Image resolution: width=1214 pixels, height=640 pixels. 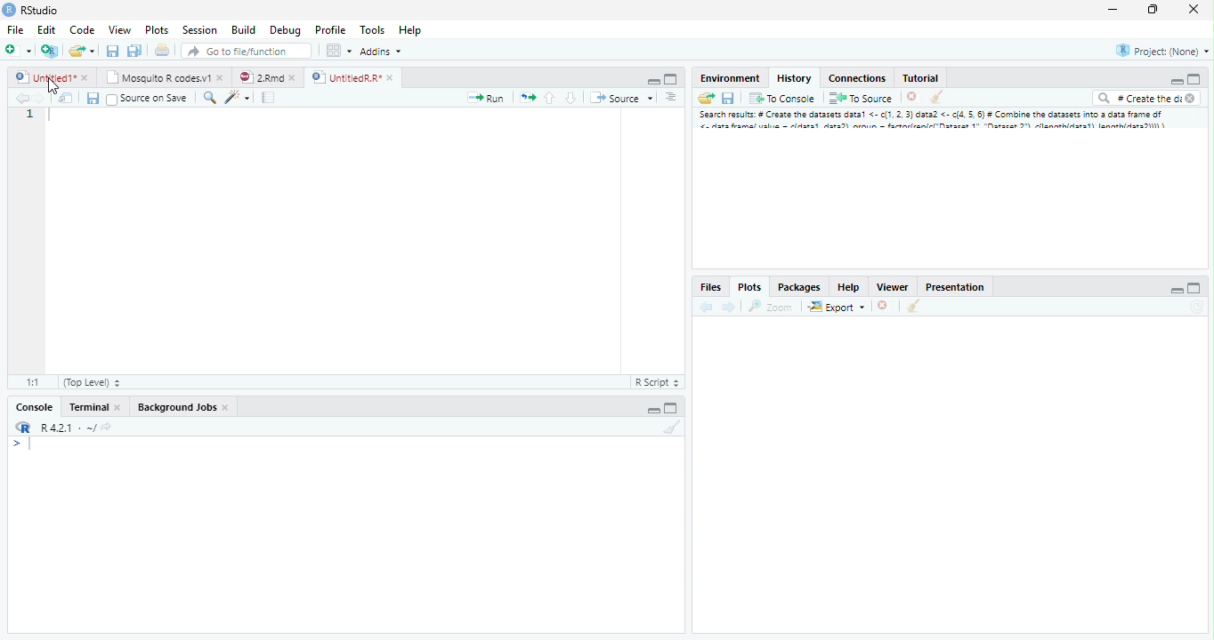 What do you see at coordinates (1196, 287) in the screenshot?
I see `Maximize` at bounding box center [1196, 287].